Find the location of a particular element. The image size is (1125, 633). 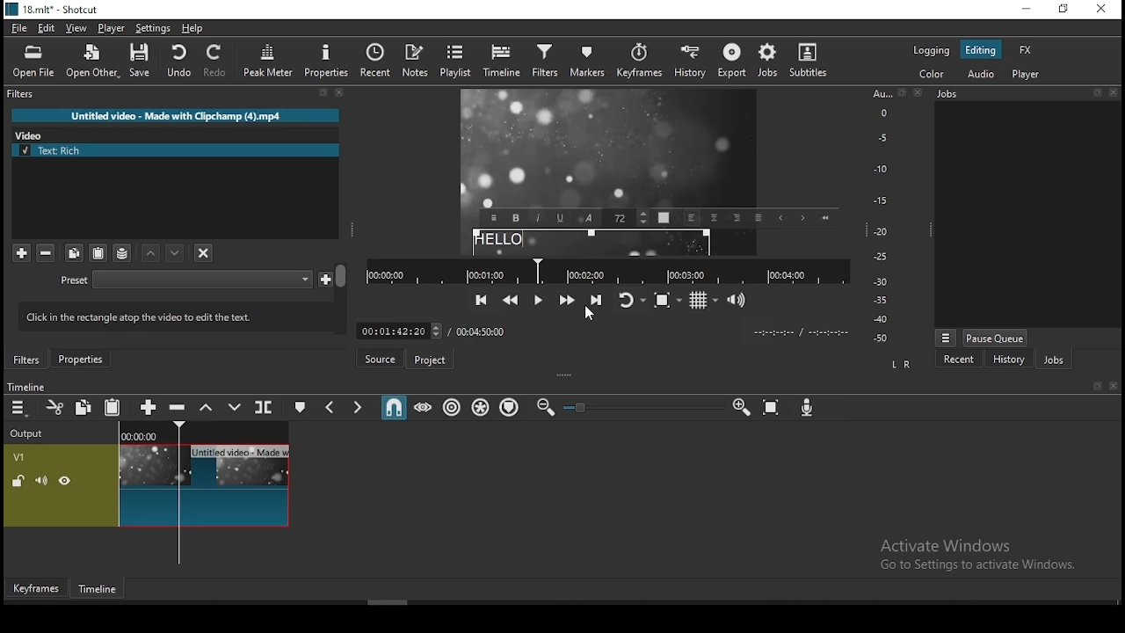

Untitled video - Made with Clipchamp (4).mp4 is located at coordinates (176, 115).